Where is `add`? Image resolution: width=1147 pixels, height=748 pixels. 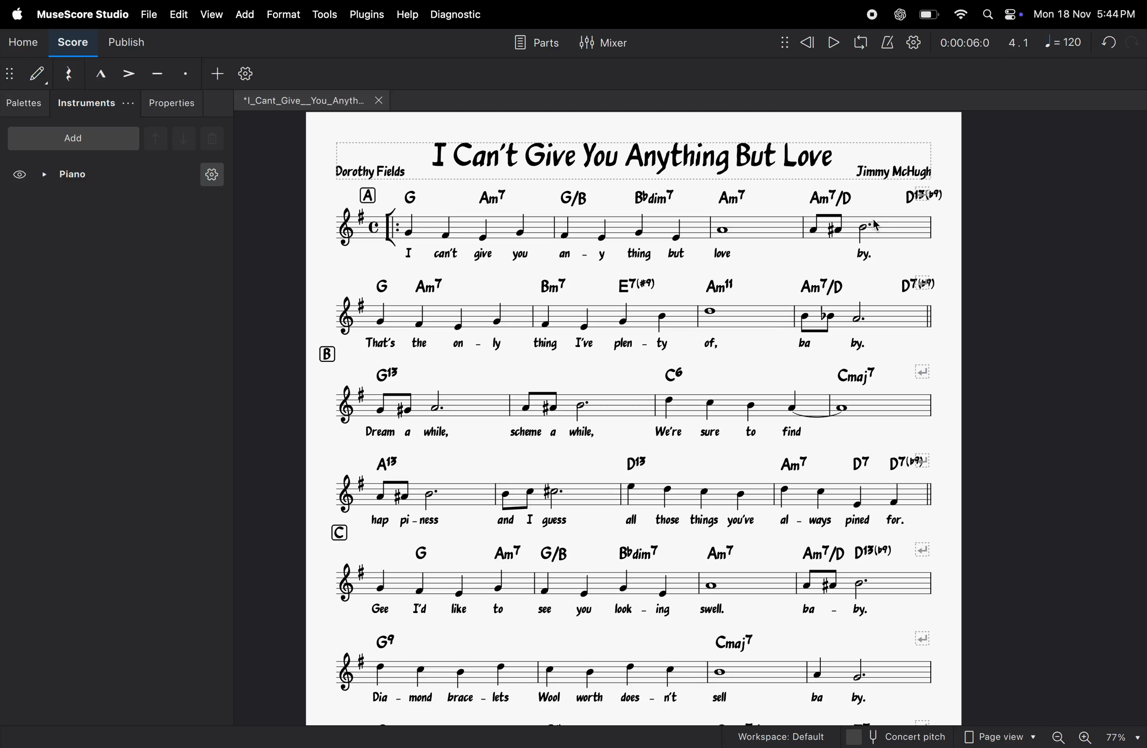 add is located at coordinates (216, 73).